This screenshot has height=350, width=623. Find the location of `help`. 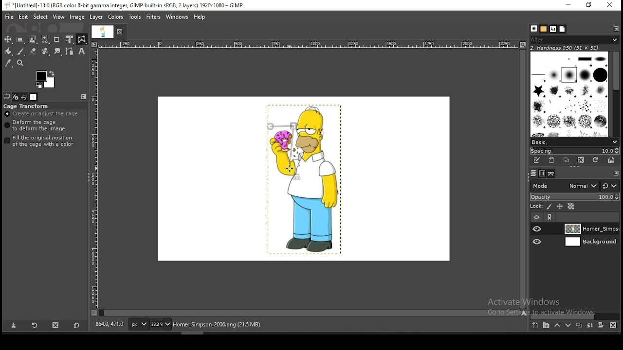

help is located at coordinates (200, 17).